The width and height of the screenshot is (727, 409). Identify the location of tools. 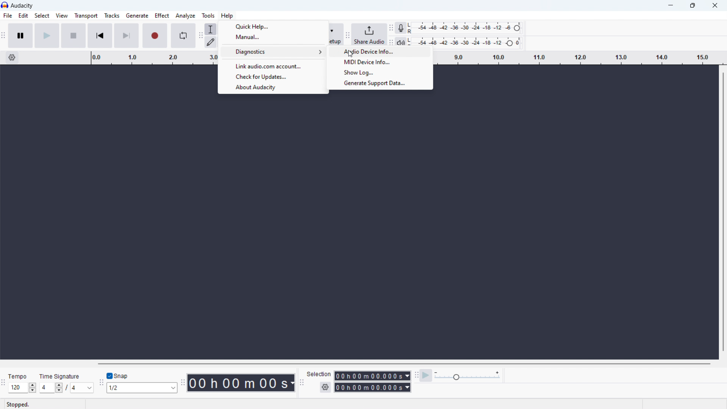
(207, 16).